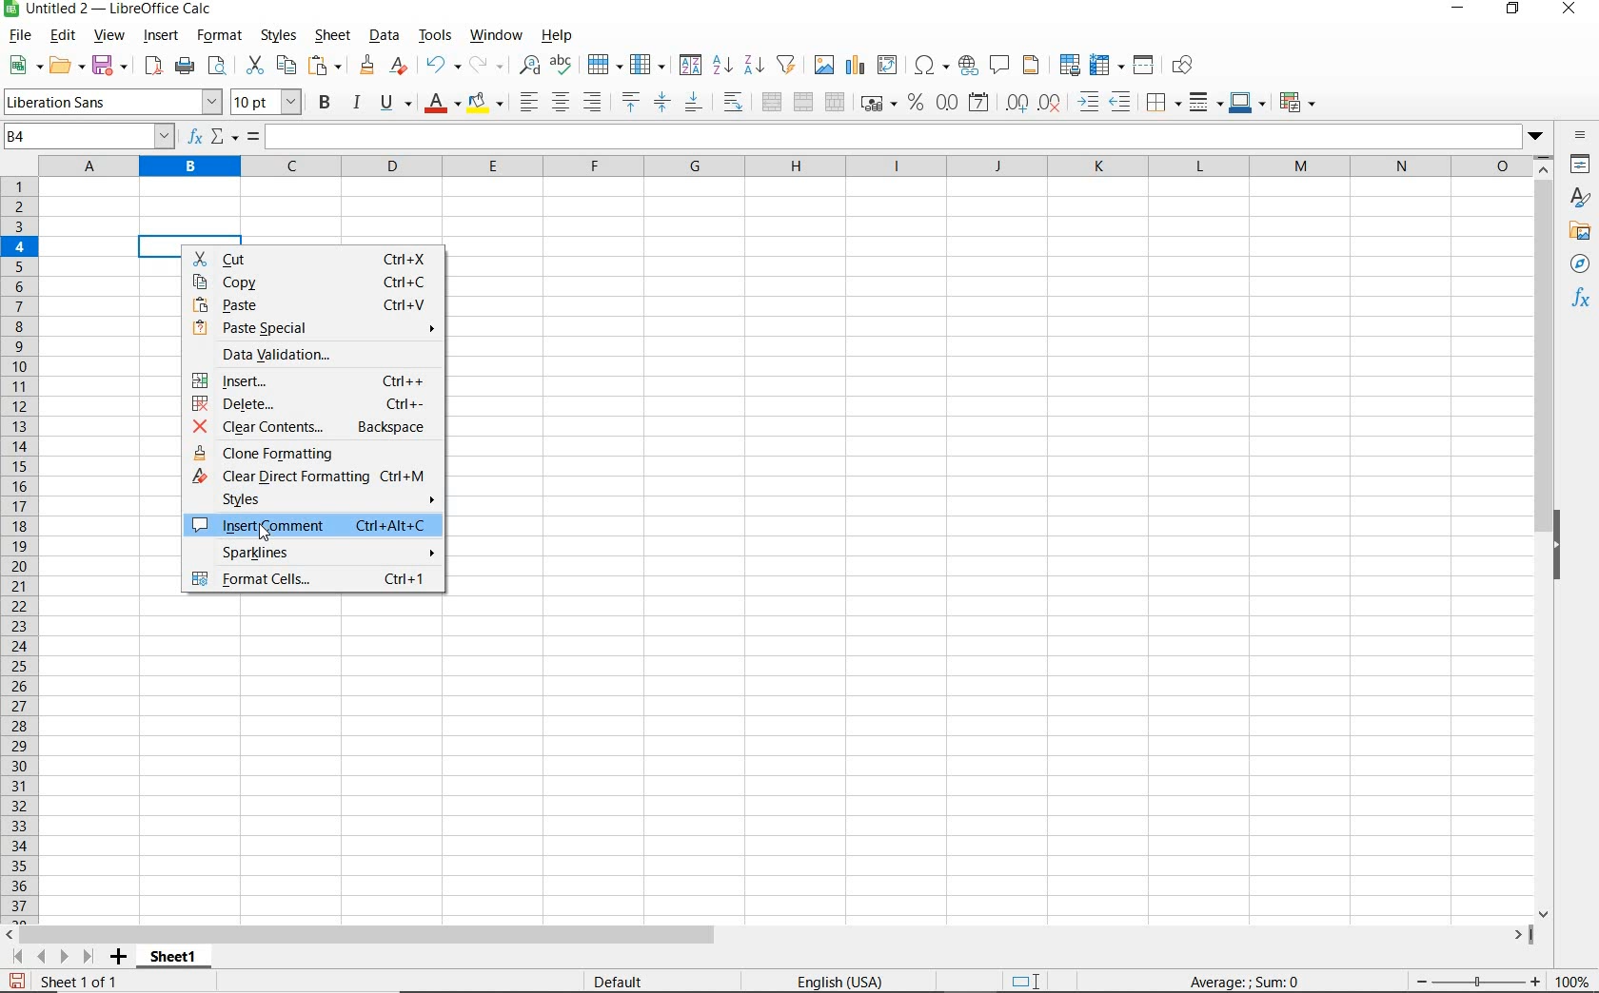 The height and width of the screenshot is (993, 1599). What do you see at coordinates (1206, 103) in the screenshot?
I see `border style` at bounding box center [1206, 103].